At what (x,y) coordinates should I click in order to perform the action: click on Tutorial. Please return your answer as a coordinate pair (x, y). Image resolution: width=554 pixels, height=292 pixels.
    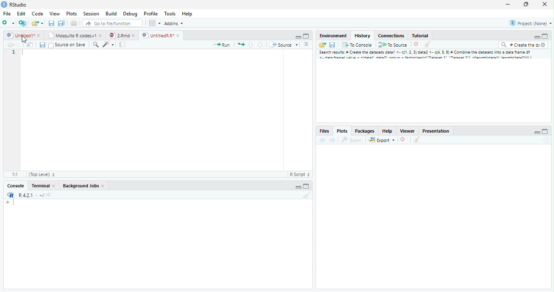
    Looking at the image, I should click on (420, 36).